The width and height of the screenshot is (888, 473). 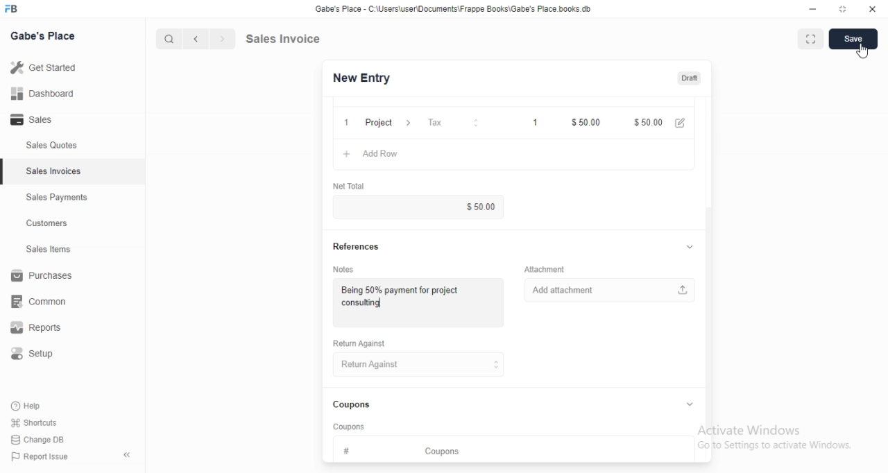 What do you see at coordinates (42, 422) in the screenshot?
I see `Shortcuts` at bounding box center [42, 422].